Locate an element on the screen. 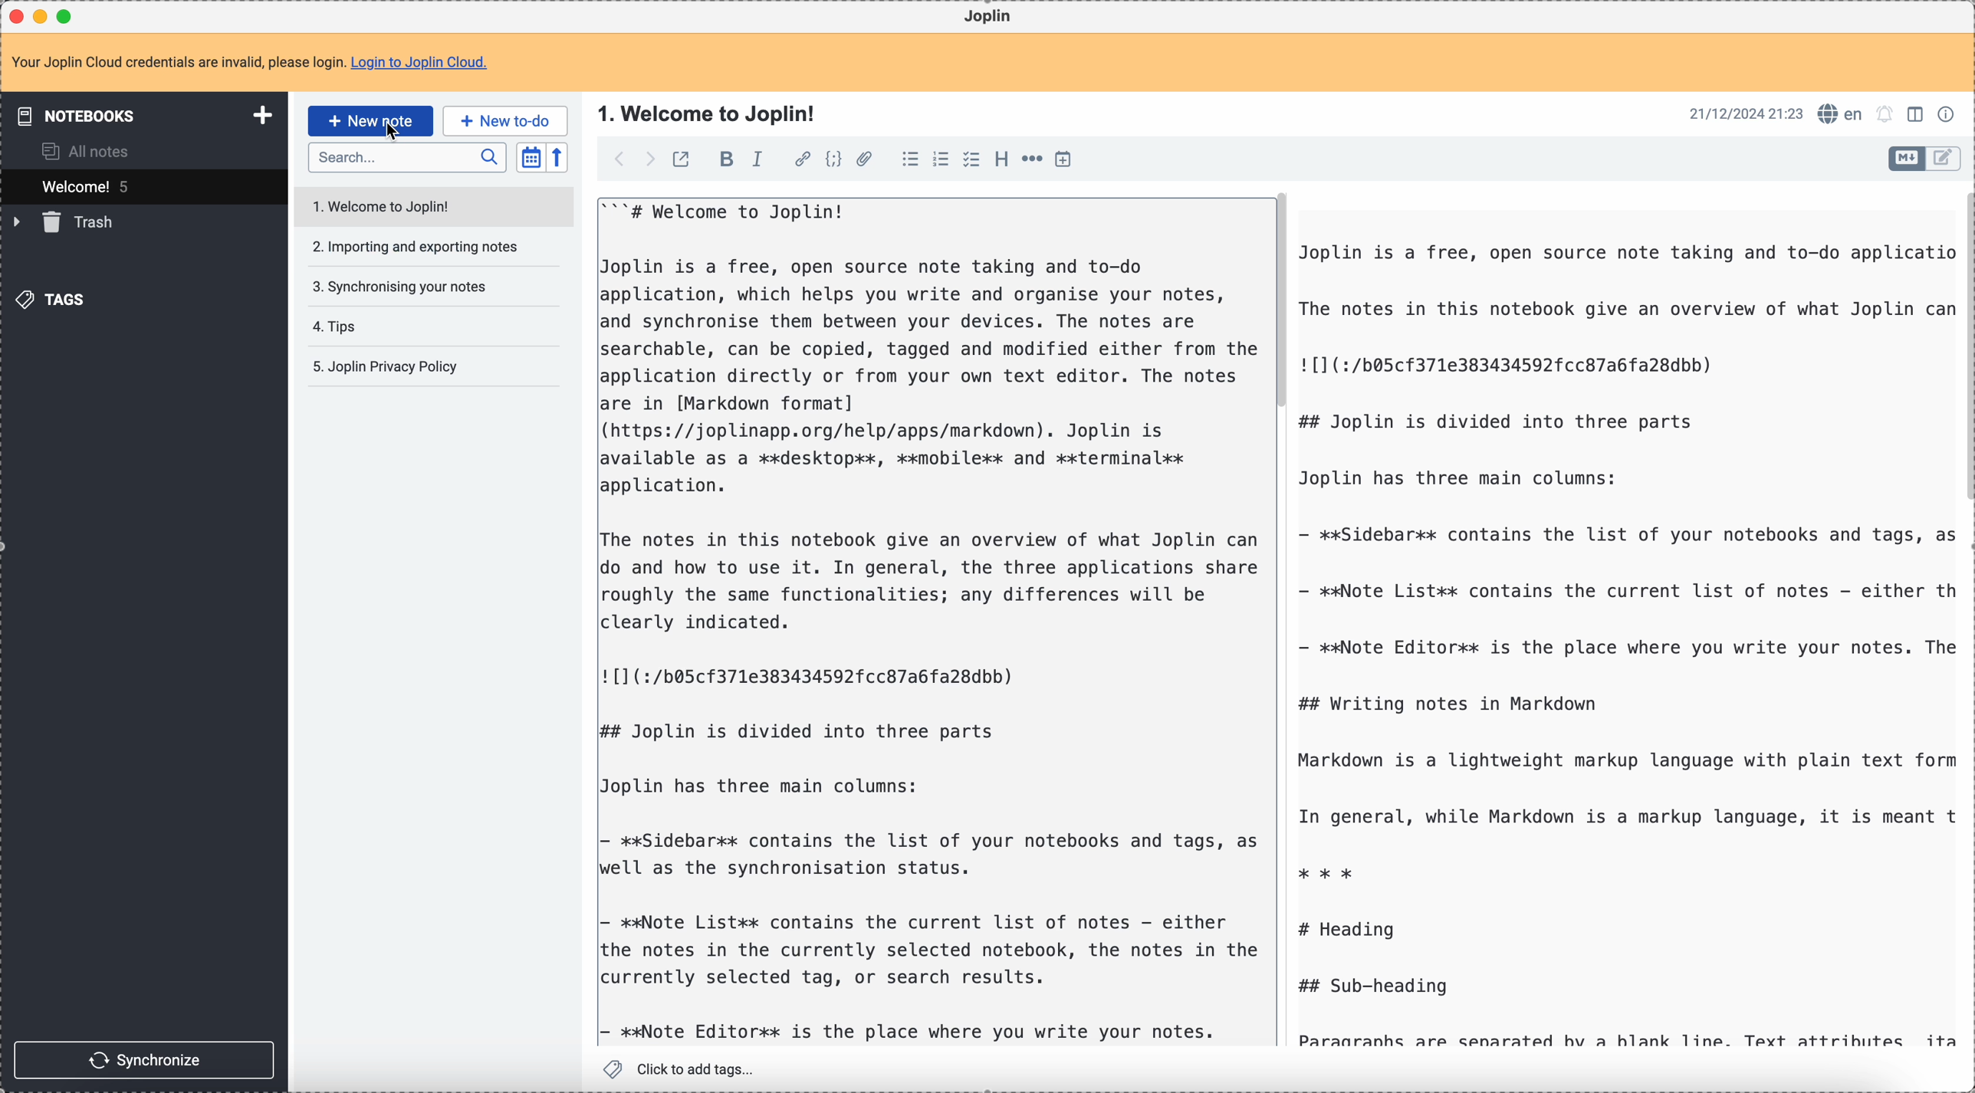  code is located at coordinates (833, 160).